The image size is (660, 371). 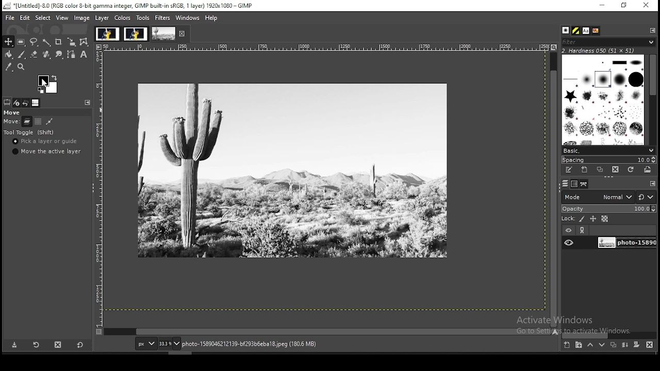 What do you see at coordinates (97, 185) in the screenshot?
I see `scale` at bounding box center [97, 185].